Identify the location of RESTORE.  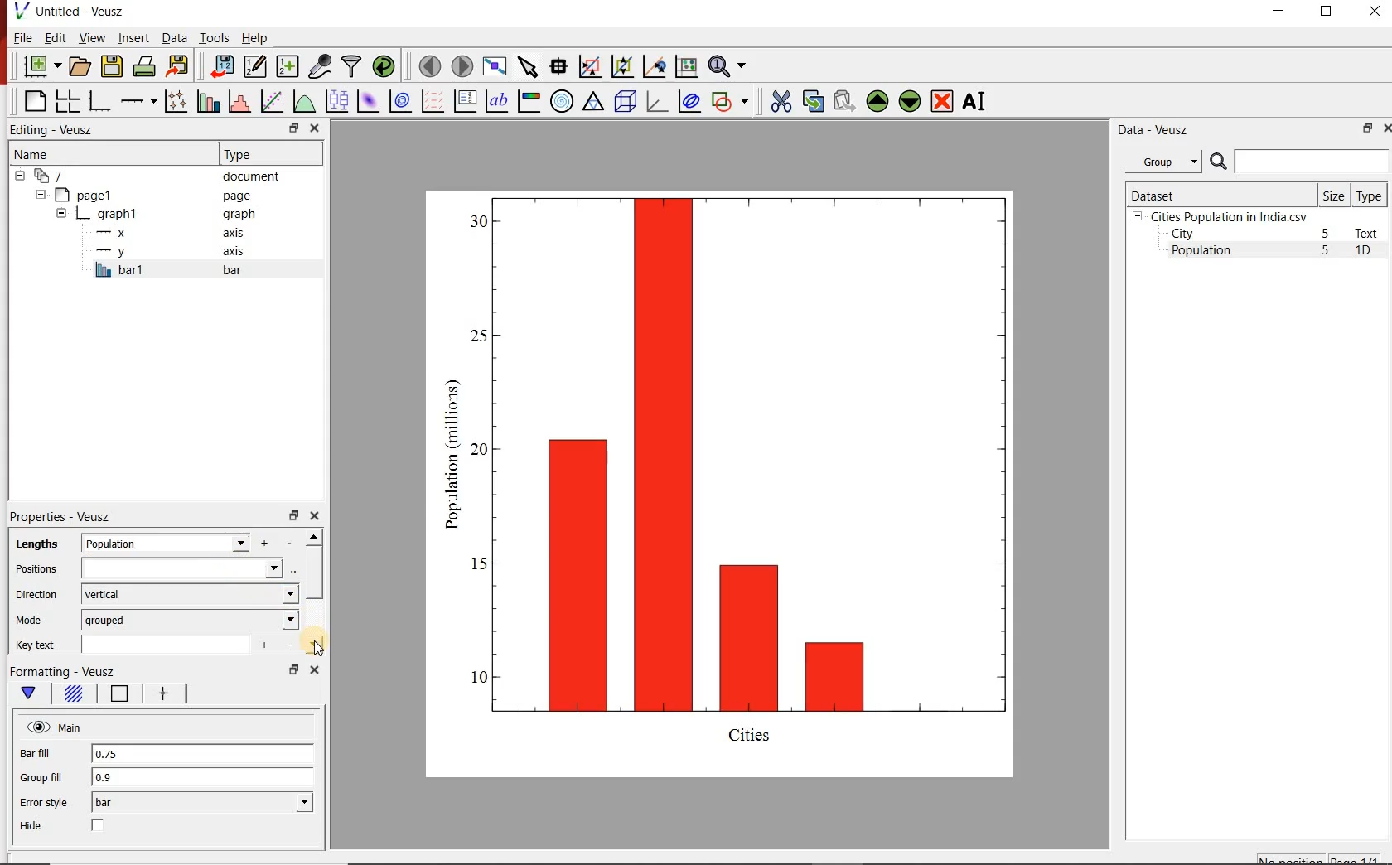
(1327, 12).